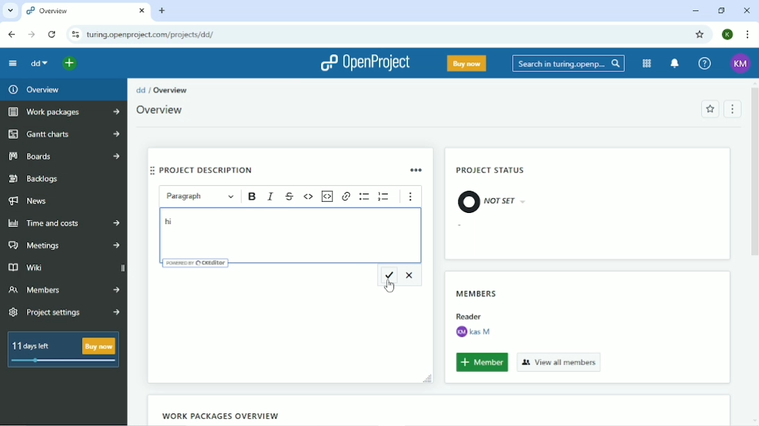 This screenshot has width=759, height=426. I want to click on Boards, so click(64, 156).